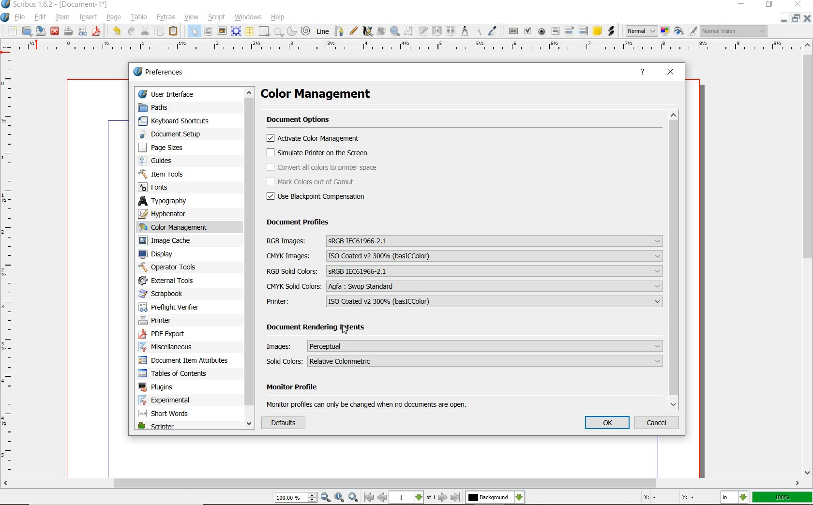 The height and width of the screenshot is (505, 813). Describe the element at coordinates (192, 16) in the screenshot. I see `view` at that location.